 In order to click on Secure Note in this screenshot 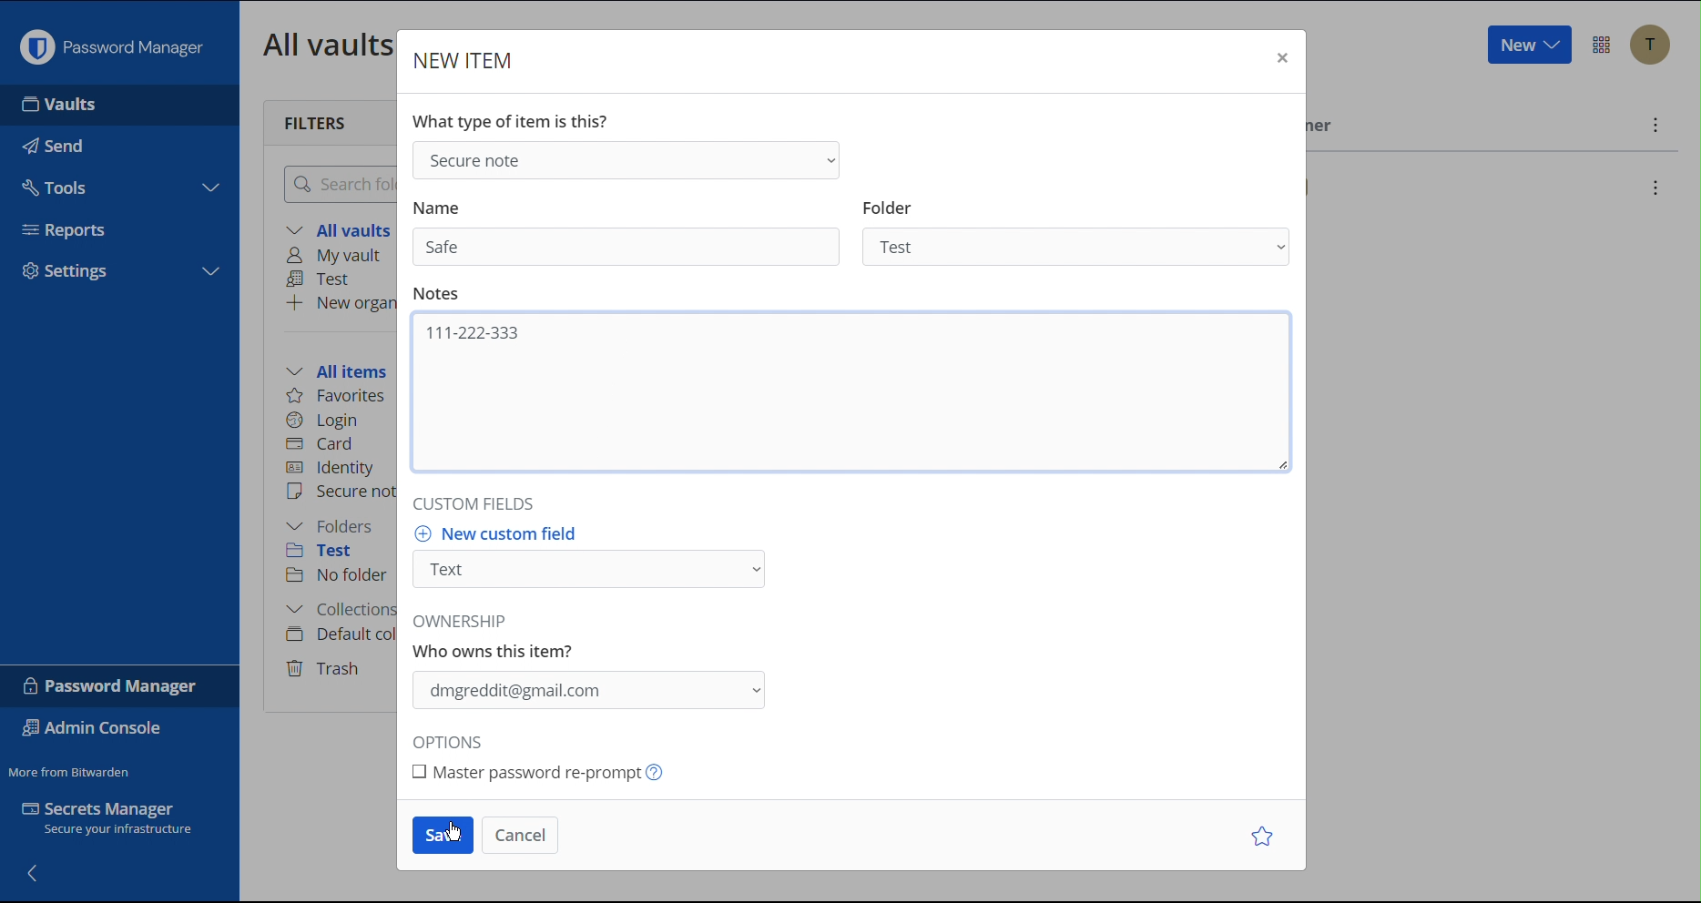, I will do `click(624, 158)`.